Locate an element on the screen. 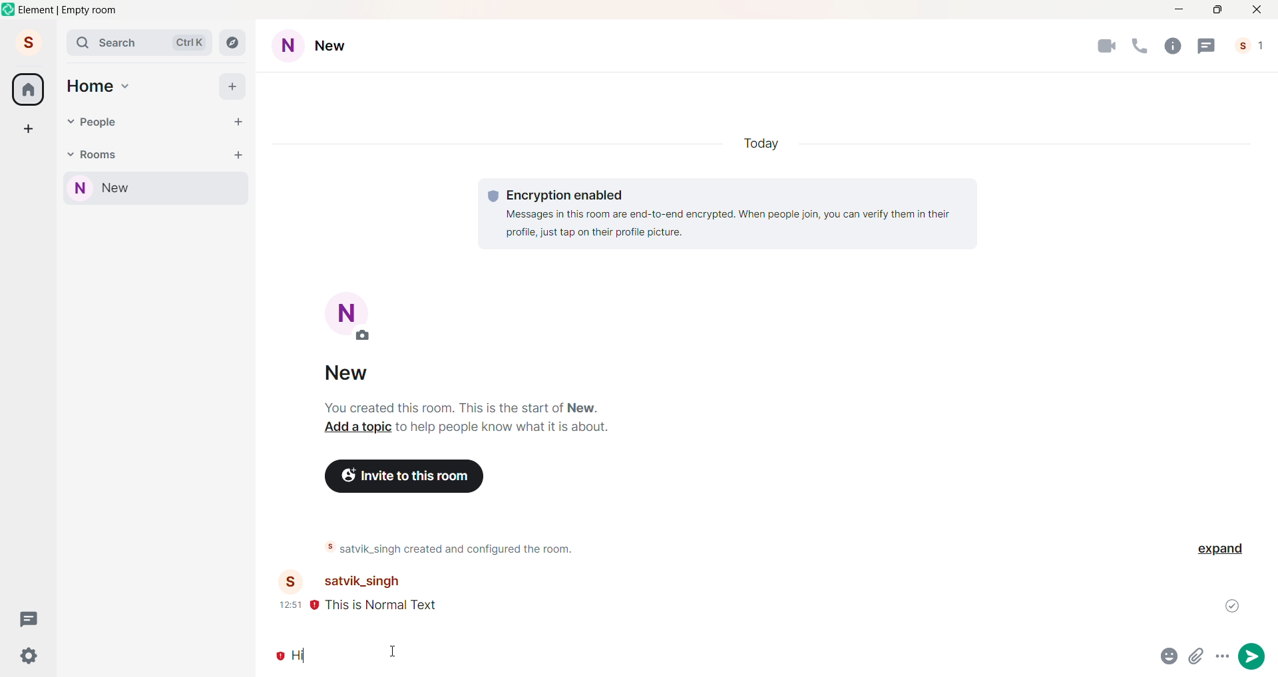 The height and width of the screenshot is (677, 1278). Not Encrypted is located at coordinates (278, 657).